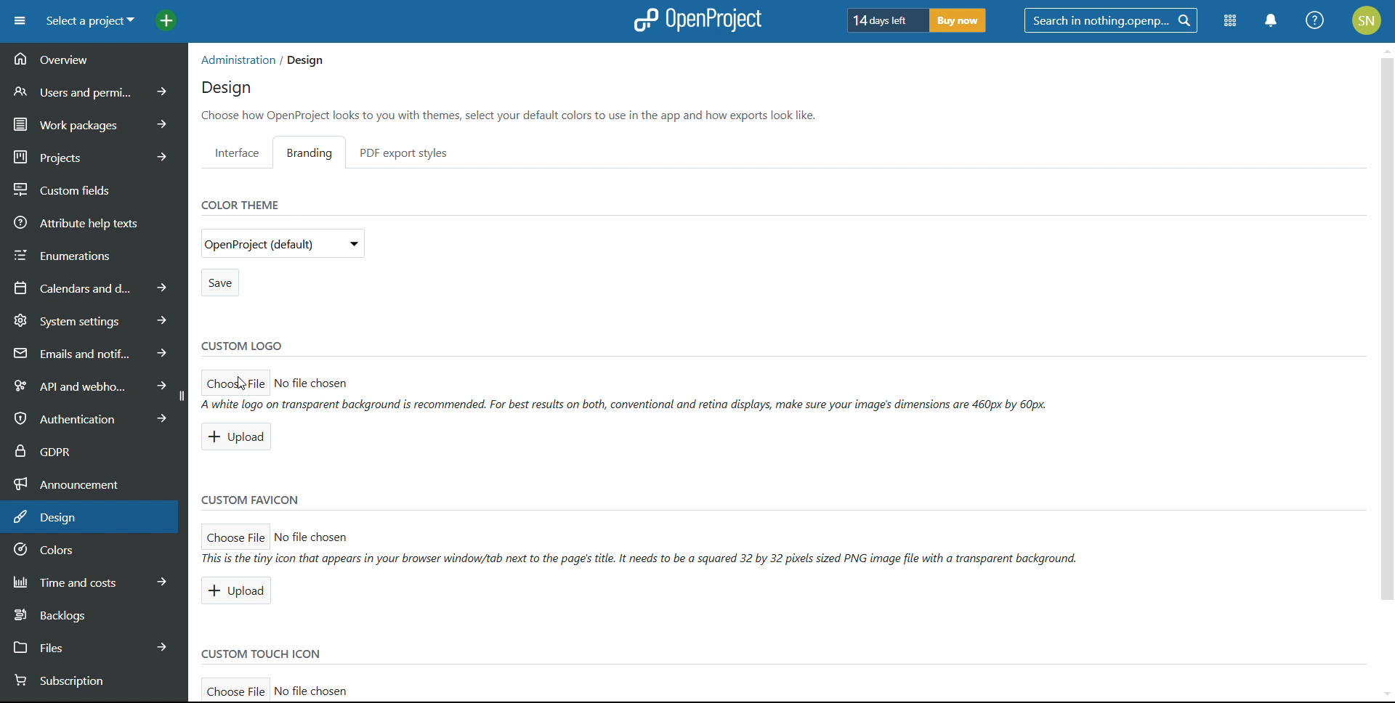 This screenshot has height=703, width=1395. What do you see at coordinates (86, 418) in the screenshot?
I see `authentication` at bounding box center [86, 418].